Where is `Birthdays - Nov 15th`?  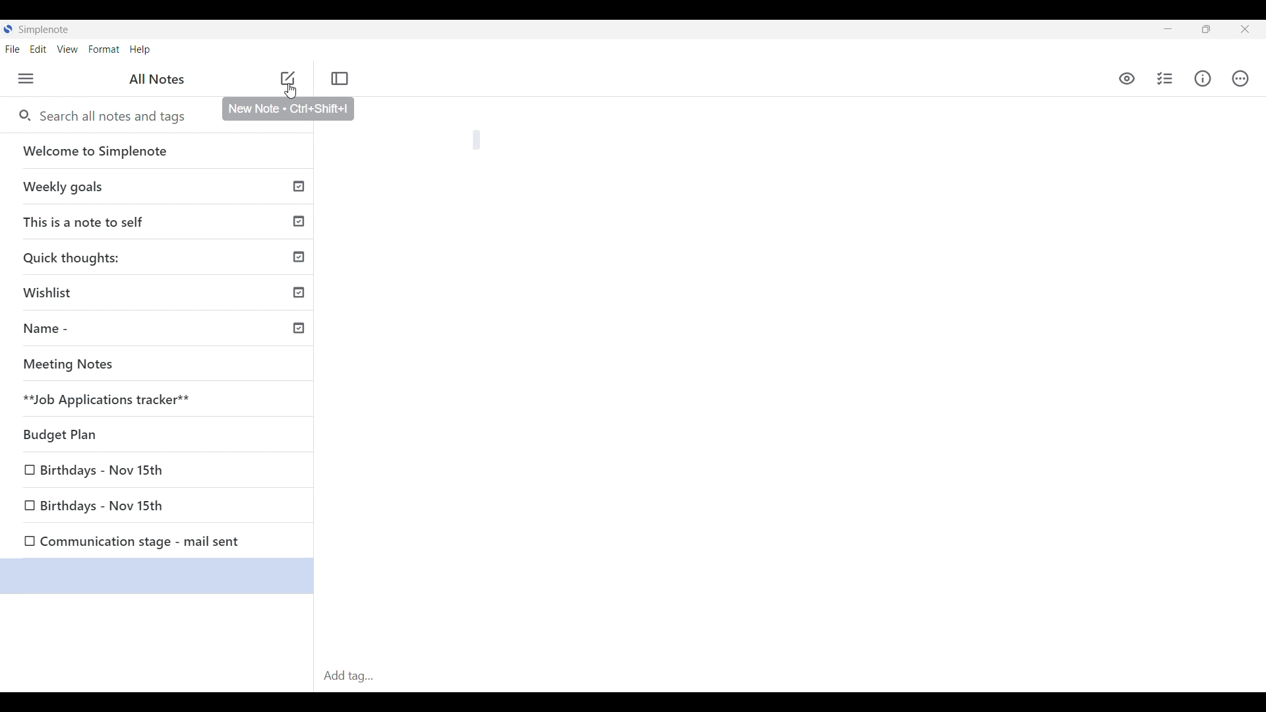 Birthdays - Nov 15th is located at coordinates (158, 508).